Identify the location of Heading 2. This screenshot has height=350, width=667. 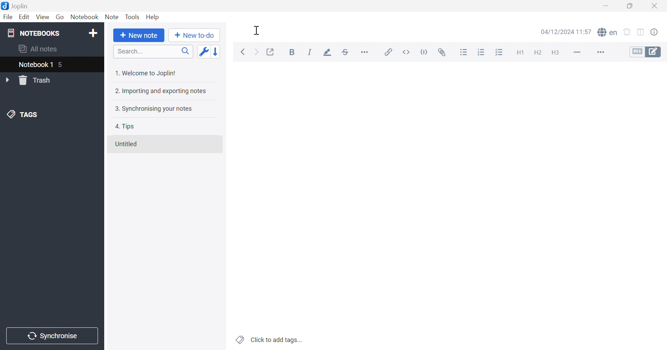
(538, 53).